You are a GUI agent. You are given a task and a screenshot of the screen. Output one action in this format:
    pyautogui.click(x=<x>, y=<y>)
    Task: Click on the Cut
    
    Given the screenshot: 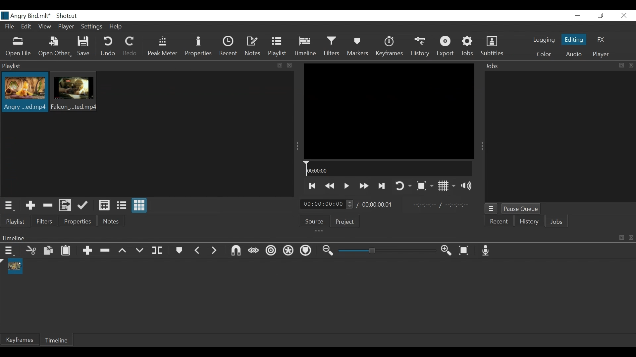 What is the action you would take?
    pyautogui.click(x=31, y=251)
    